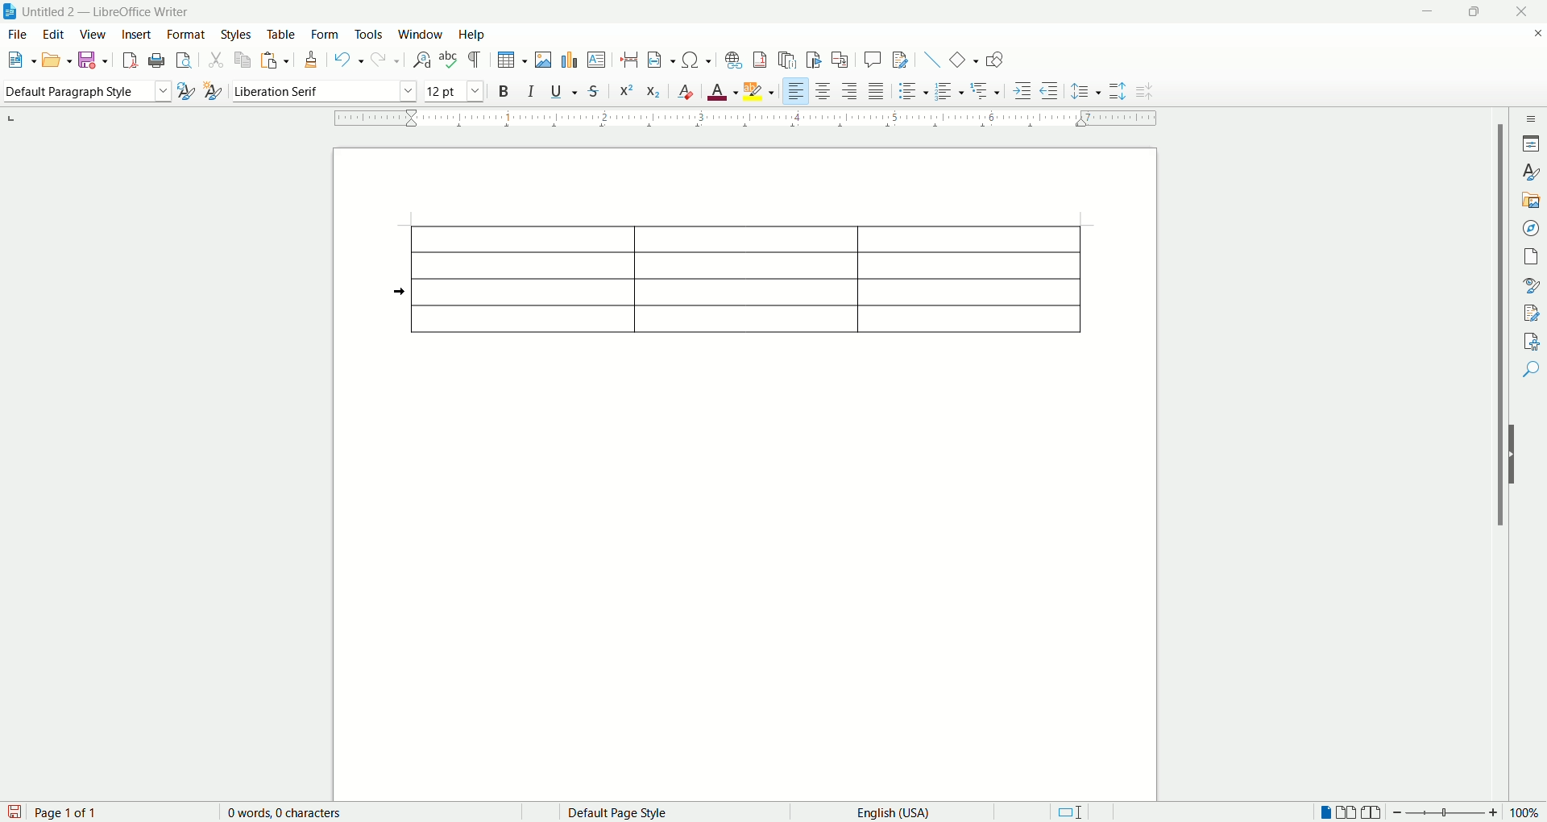 This screenshot has width=1547, height=822. What do you see at coordinates (723, 92) in the screenshot?
I see `font color` at bounding box center [723, 92].